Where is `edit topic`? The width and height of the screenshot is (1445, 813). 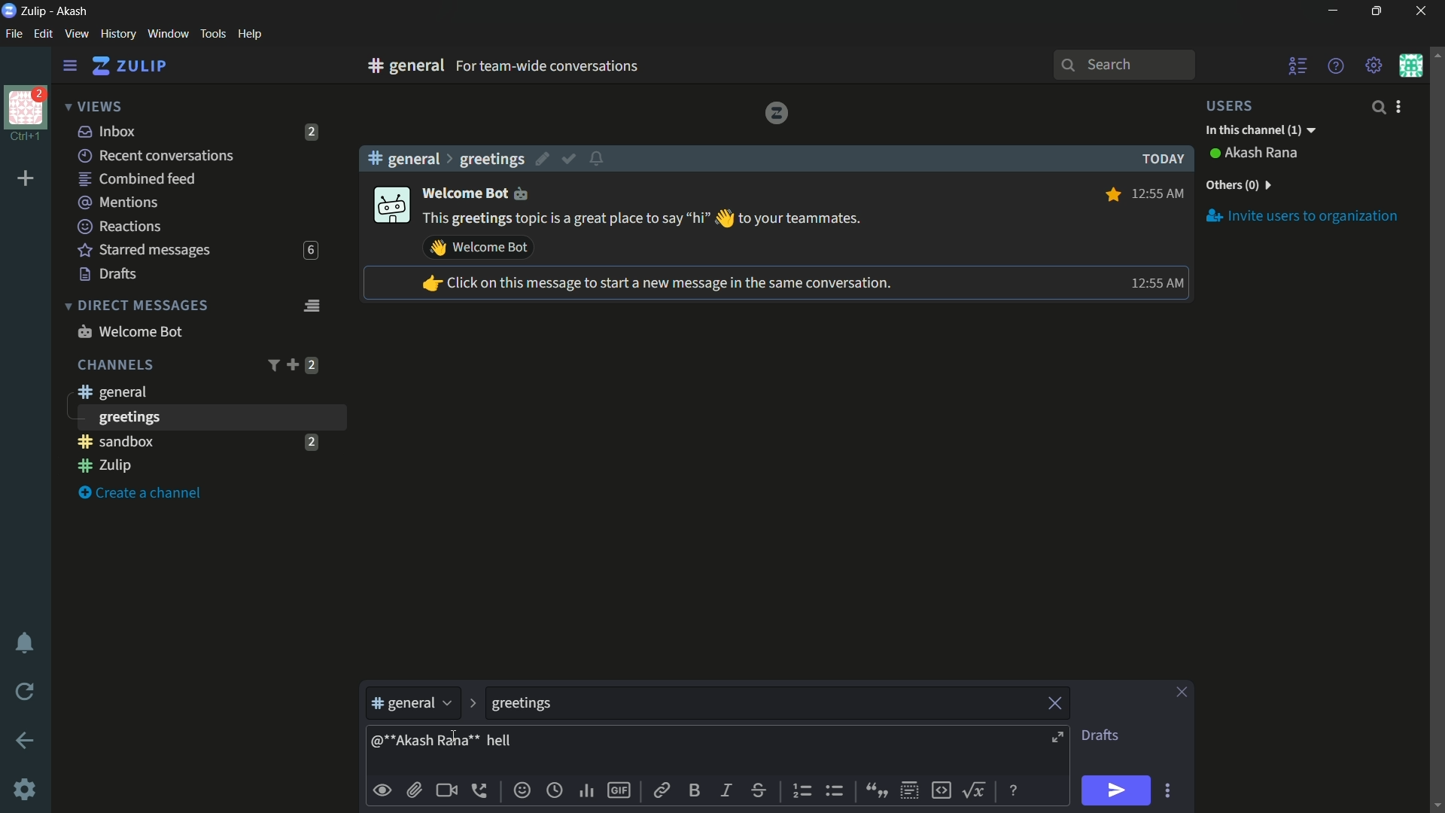
edit topic is located at coordinates (544, 161).